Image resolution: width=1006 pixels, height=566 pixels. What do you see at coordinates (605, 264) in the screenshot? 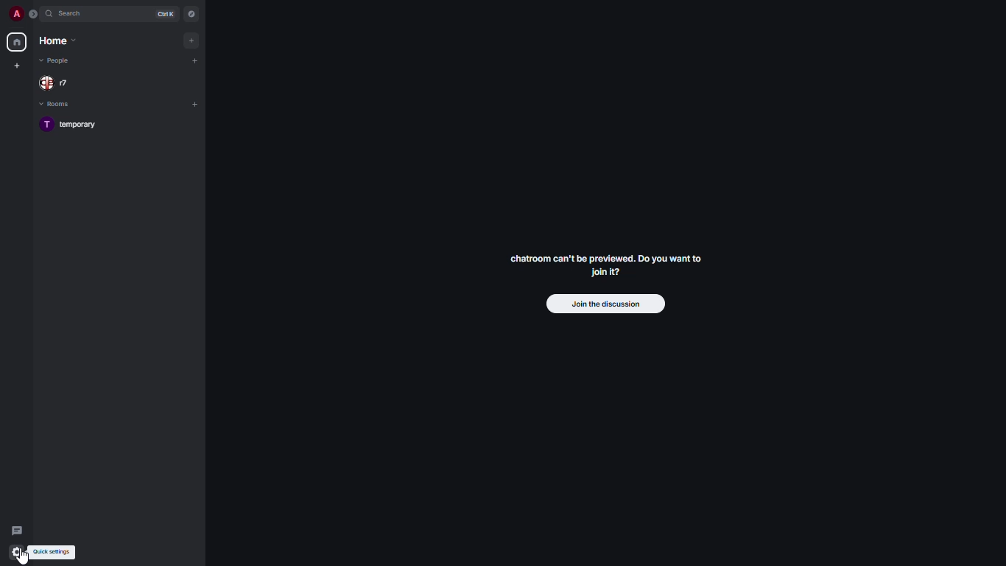
I see `chatroom can't be previewed` at bounding box center [605, 264].